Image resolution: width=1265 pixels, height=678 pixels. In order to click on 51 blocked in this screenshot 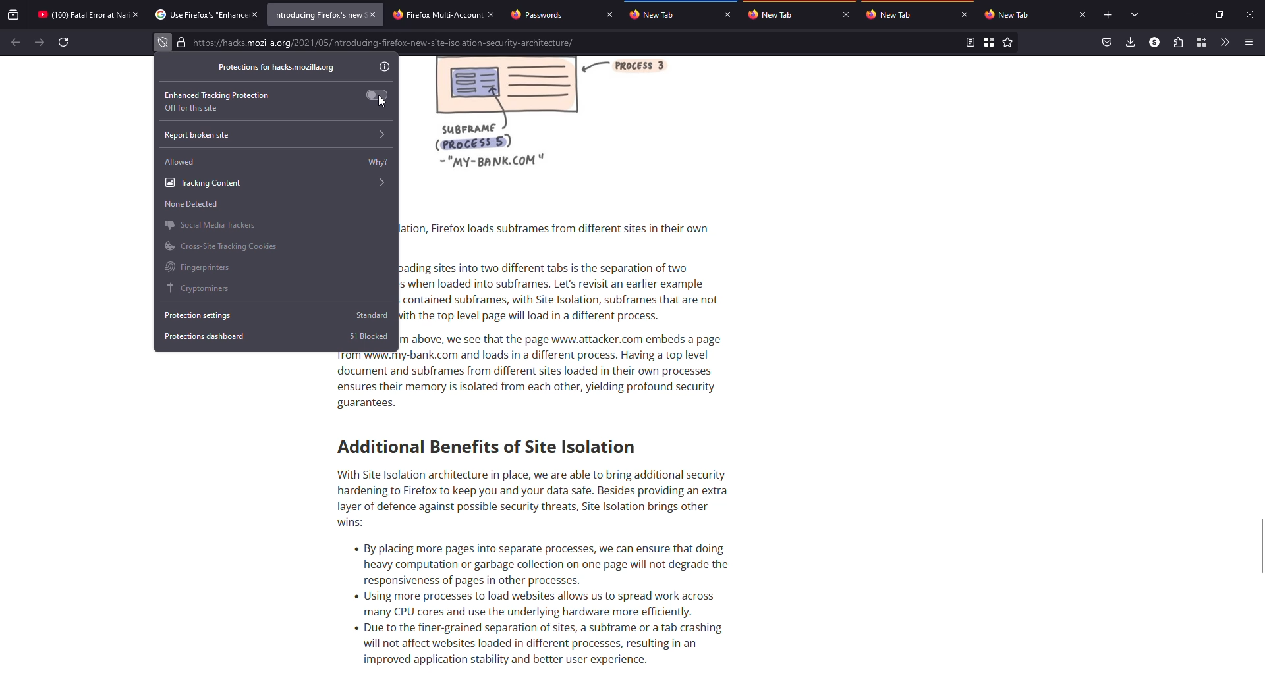, I will do `click(370, 336)`.